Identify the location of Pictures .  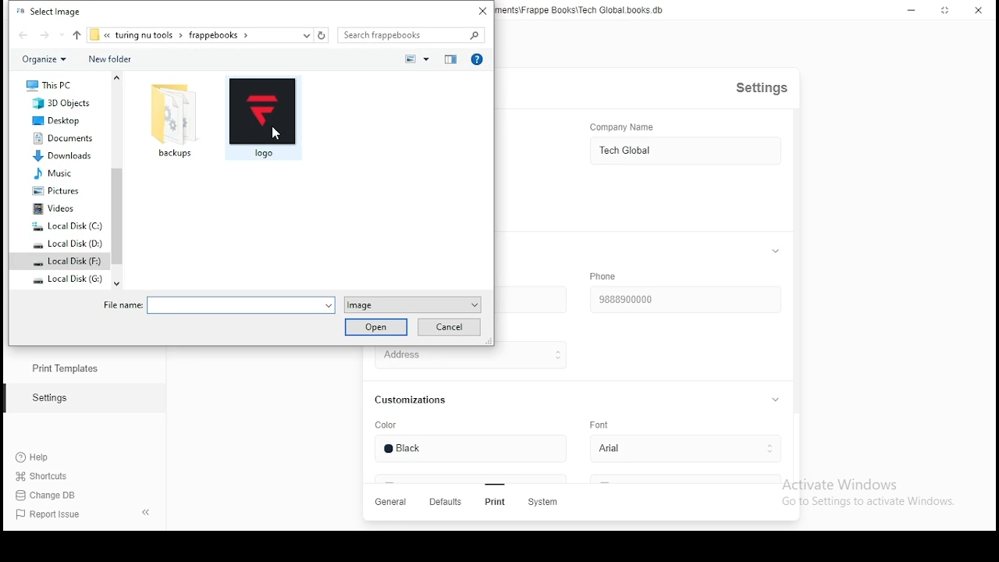
(59, 190).